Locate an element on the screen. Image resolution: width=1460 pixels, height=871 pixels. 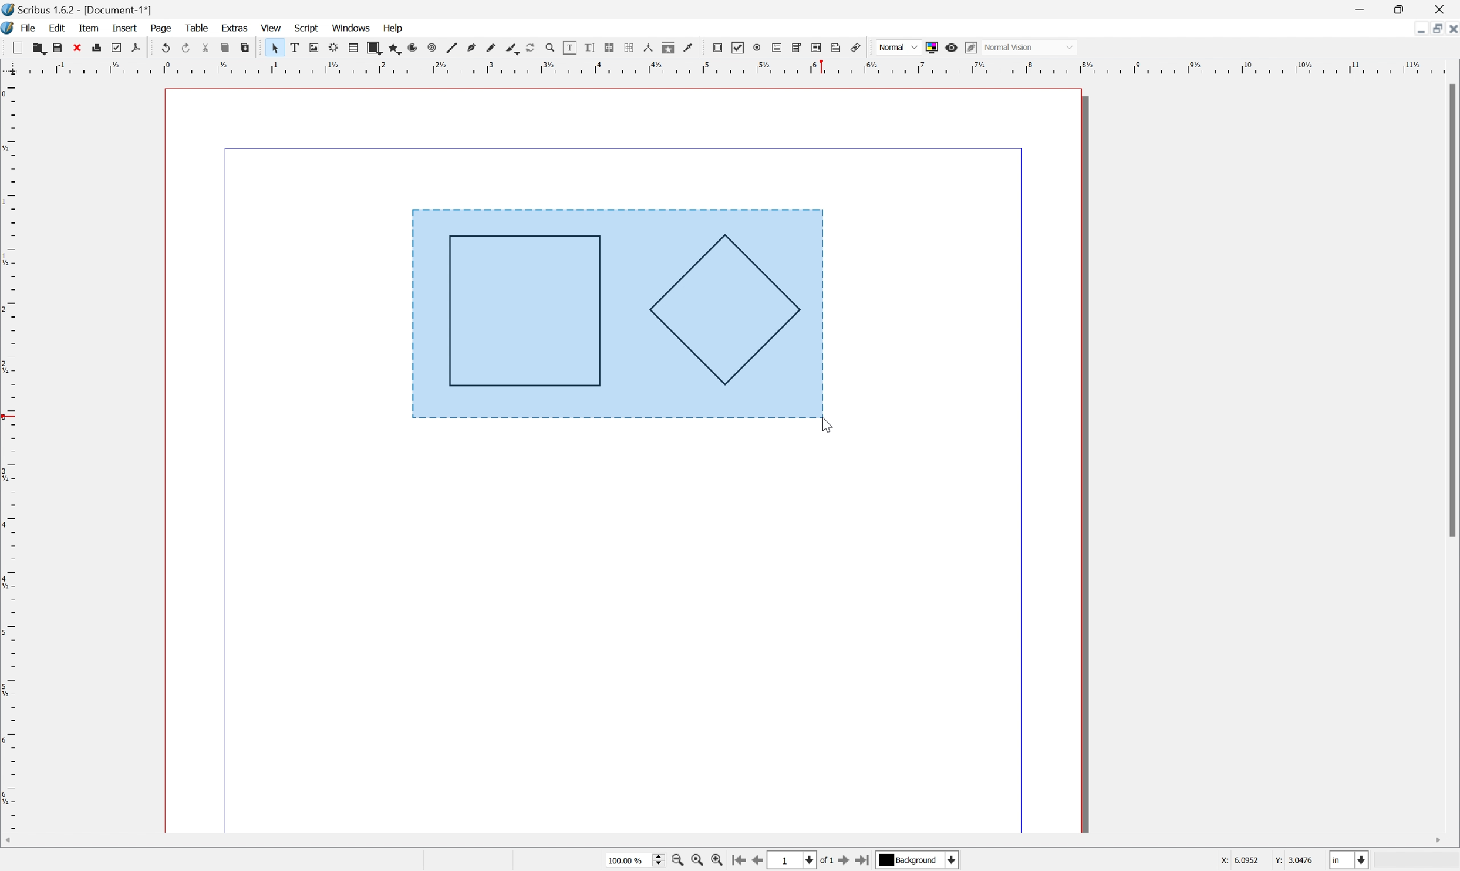
image frame is located at coordinates (309, 48).